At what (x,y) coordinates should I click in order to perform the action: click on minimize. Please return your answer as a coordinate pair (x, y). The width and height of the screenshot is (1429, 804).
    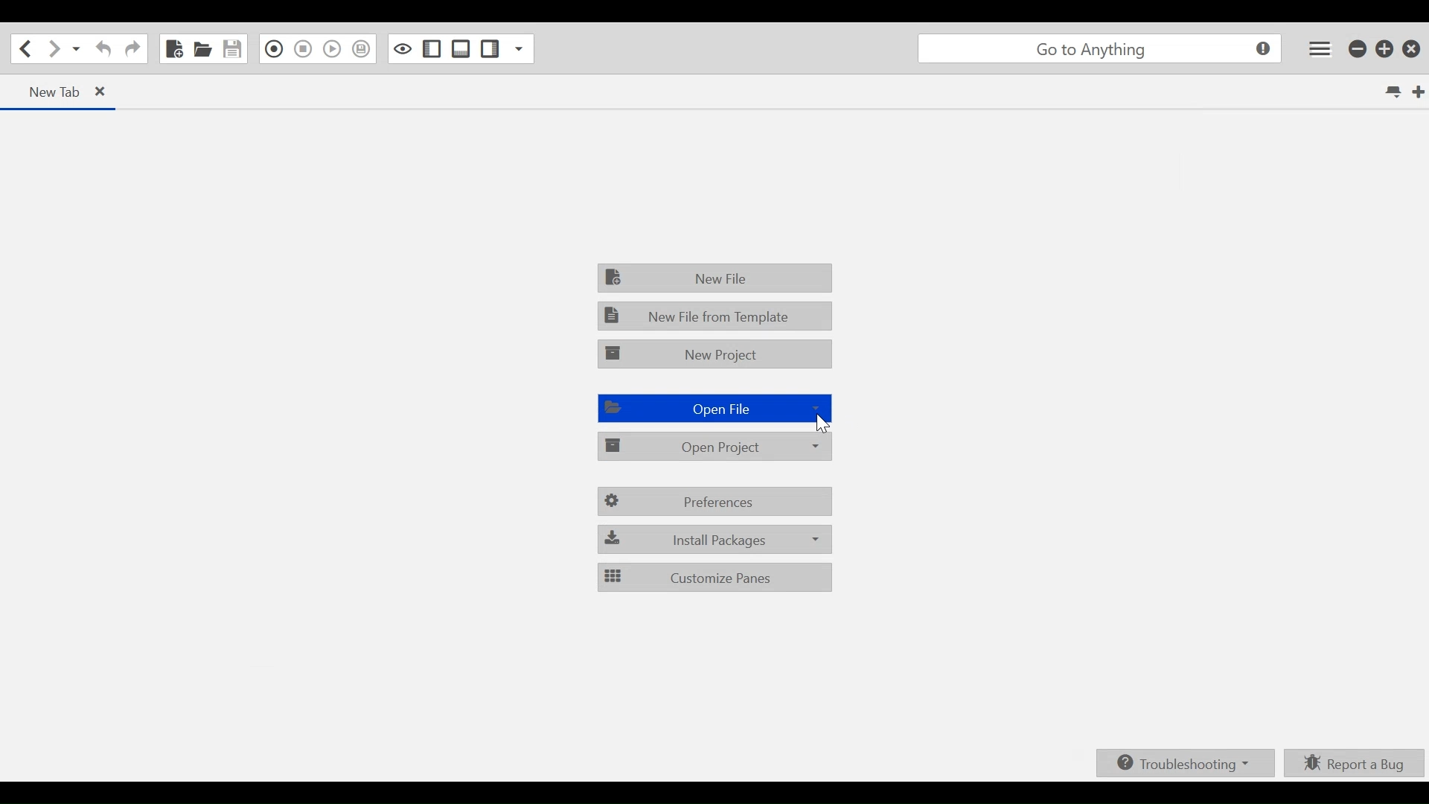
    Looking at the image, I should click on (1359, 48).